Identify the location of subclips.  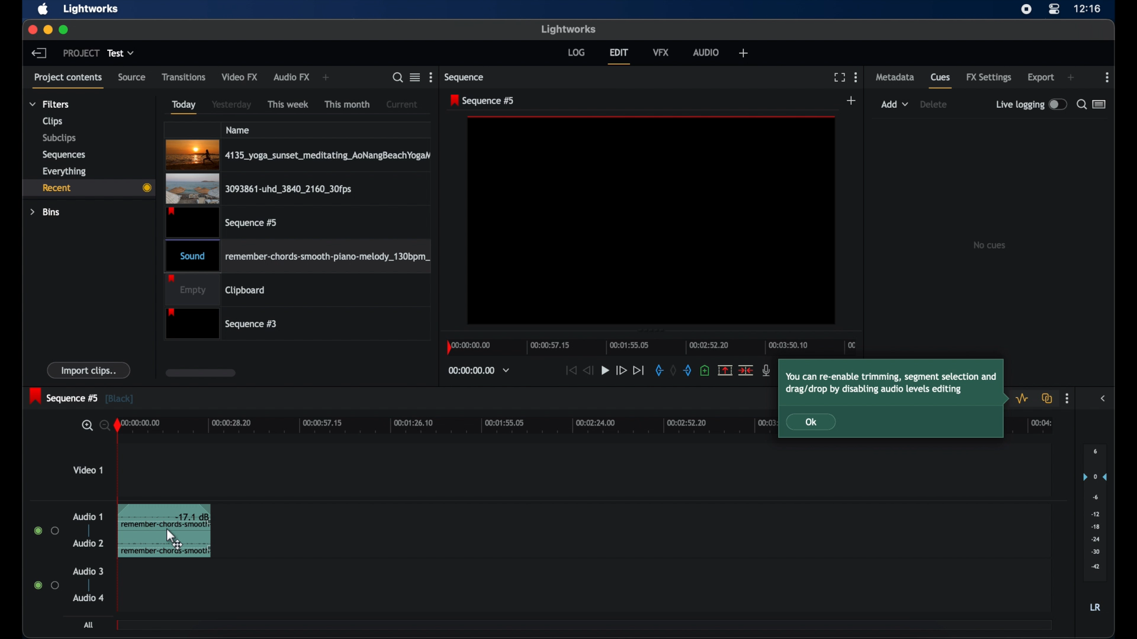
(60, 138).